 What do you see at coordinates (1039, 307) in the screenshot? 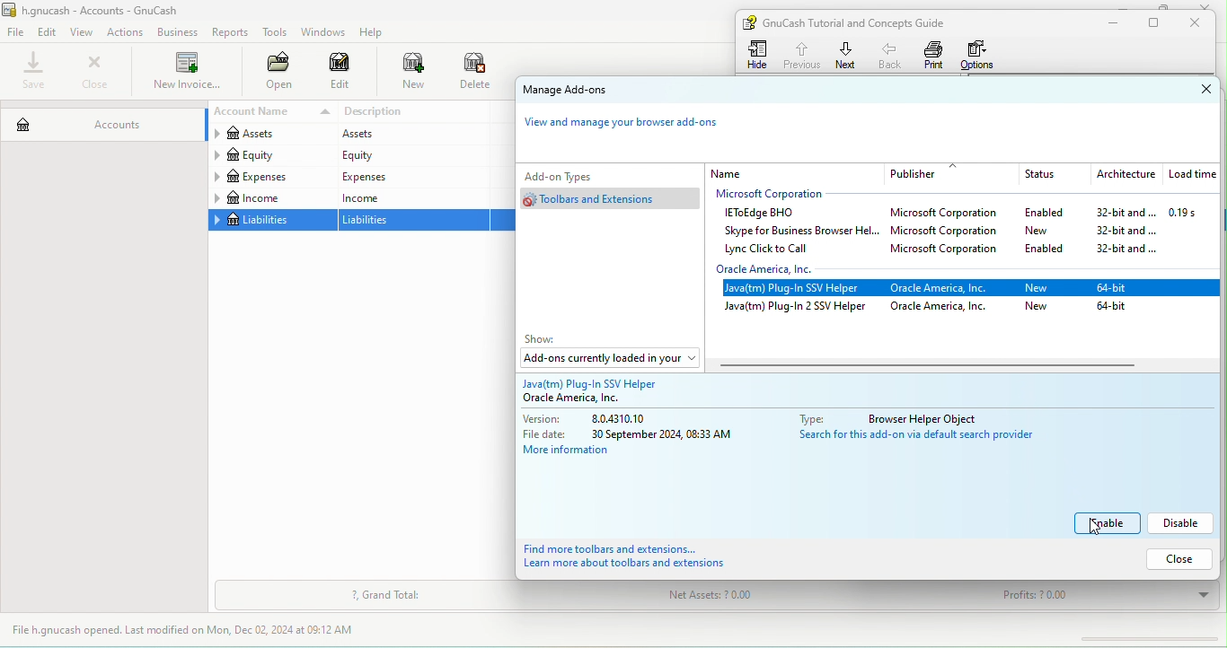
I see `new` at bounding box center [1039, 307].